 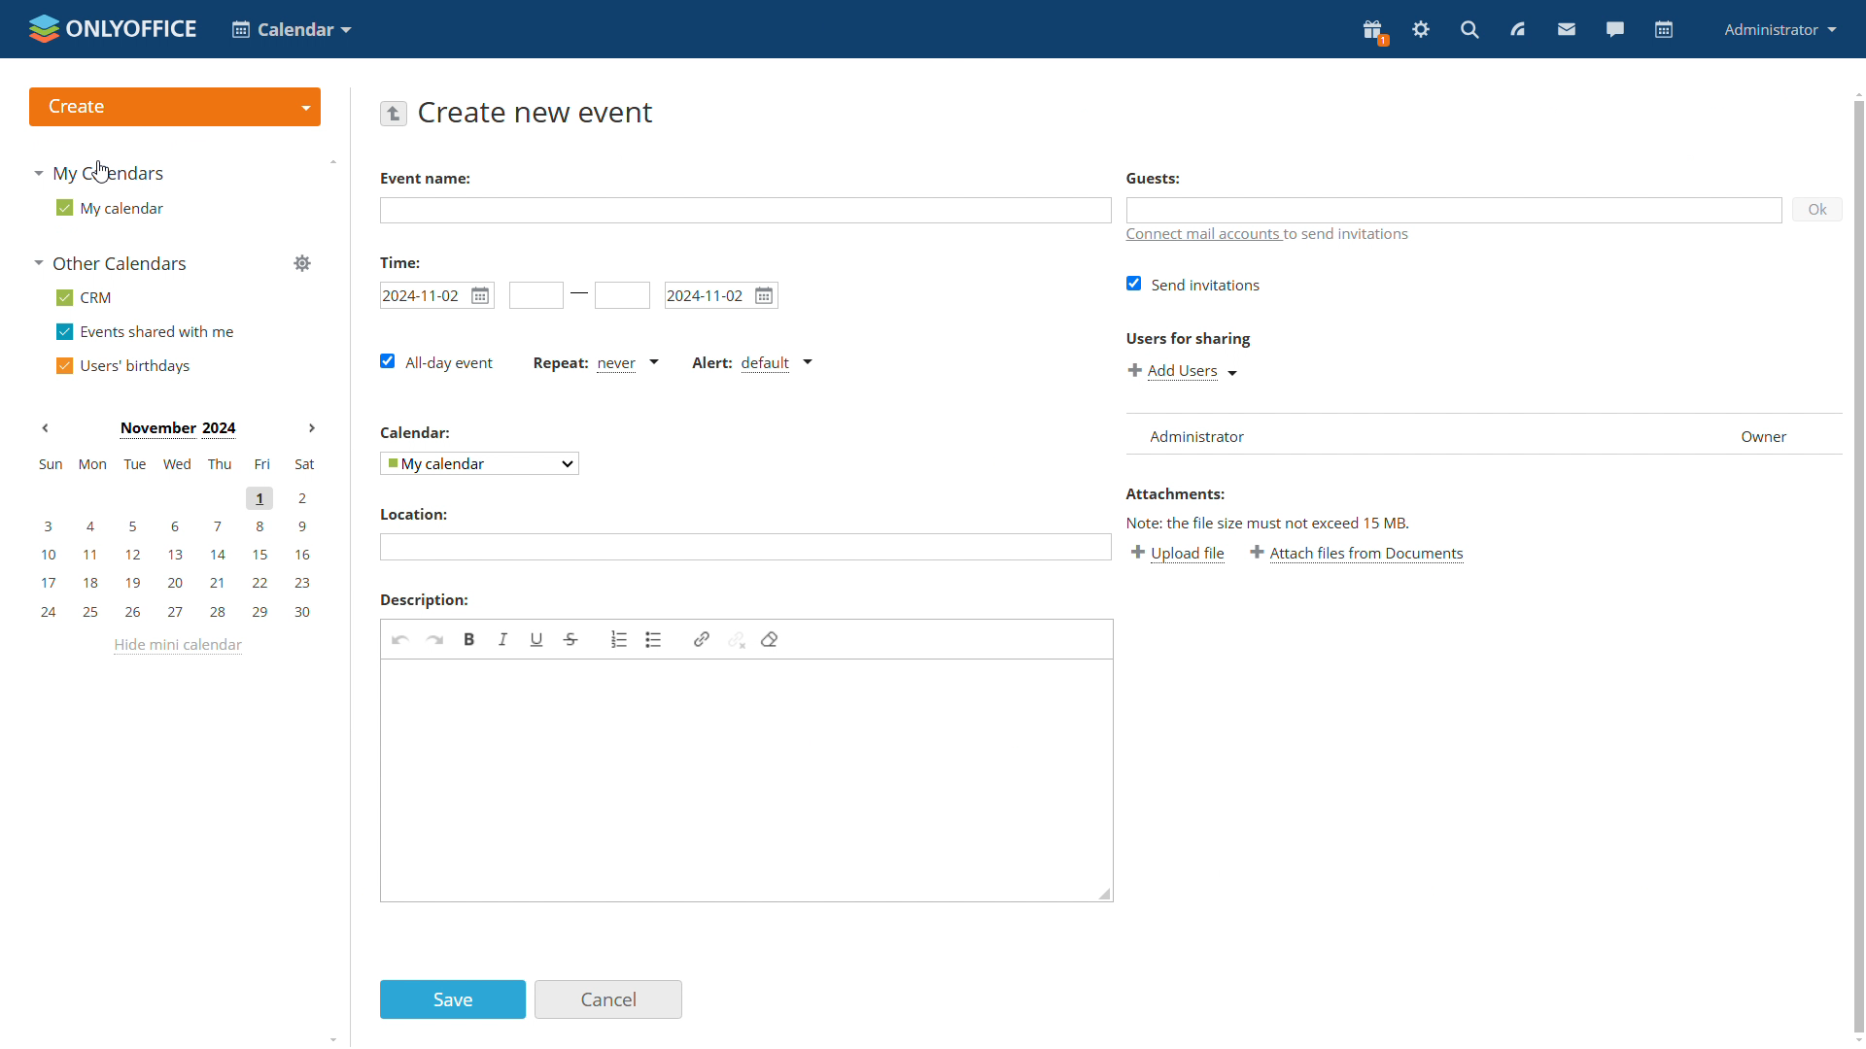 What do you see at coordinates (122, 364) in the screenshot?
I see `users' birthdays` at bounding box center [122, 364].